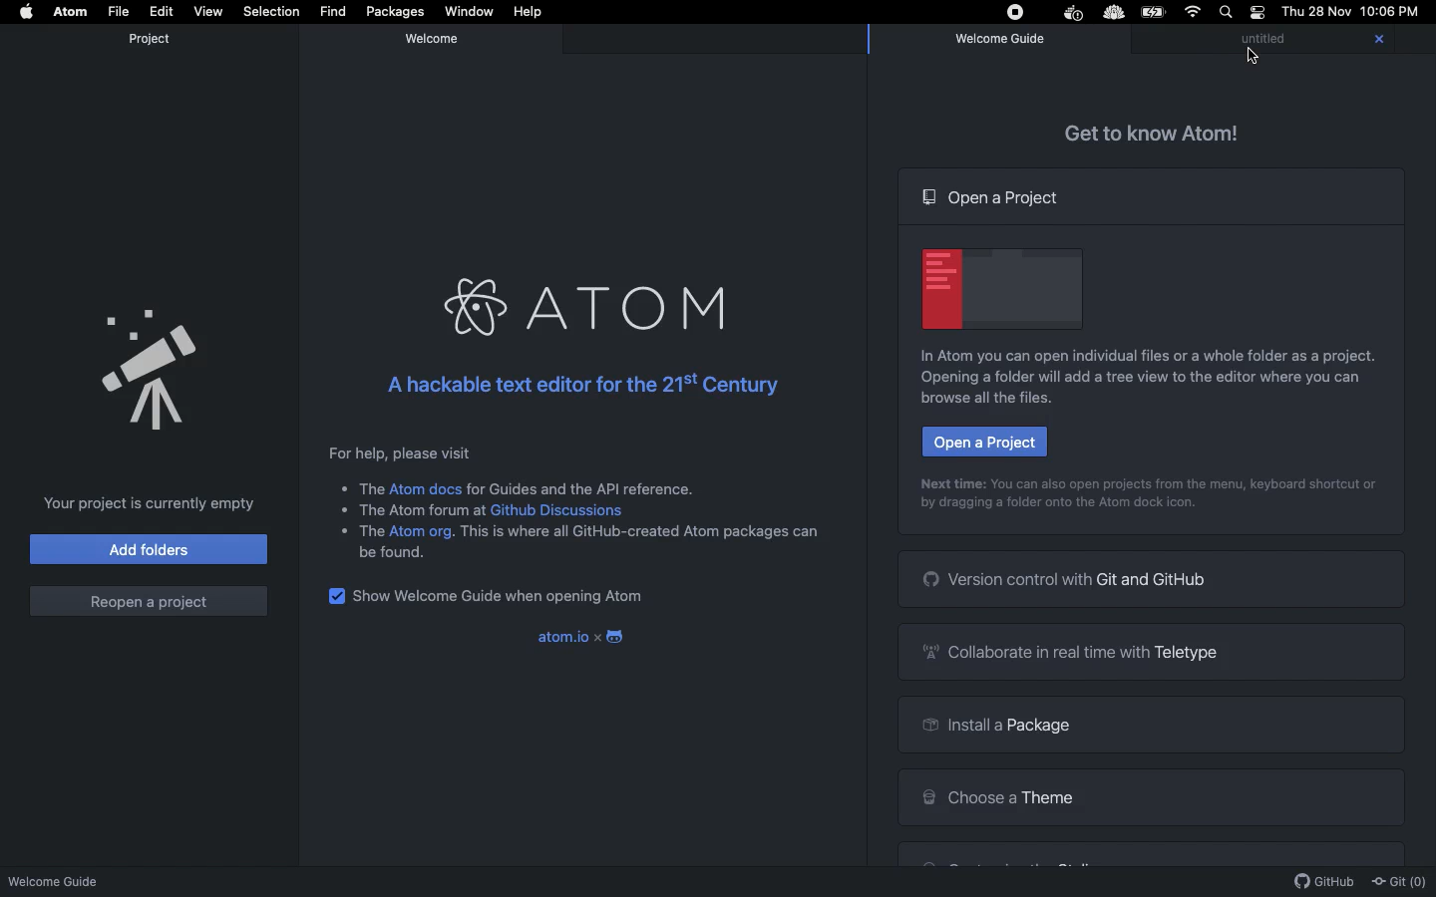 Image resolution: width=1436 pixels, height=897 pixels. What do you see at coordinates (1139, 379) in the screenshot?
I see `Instructional text` at bounding box center [1139, 379].